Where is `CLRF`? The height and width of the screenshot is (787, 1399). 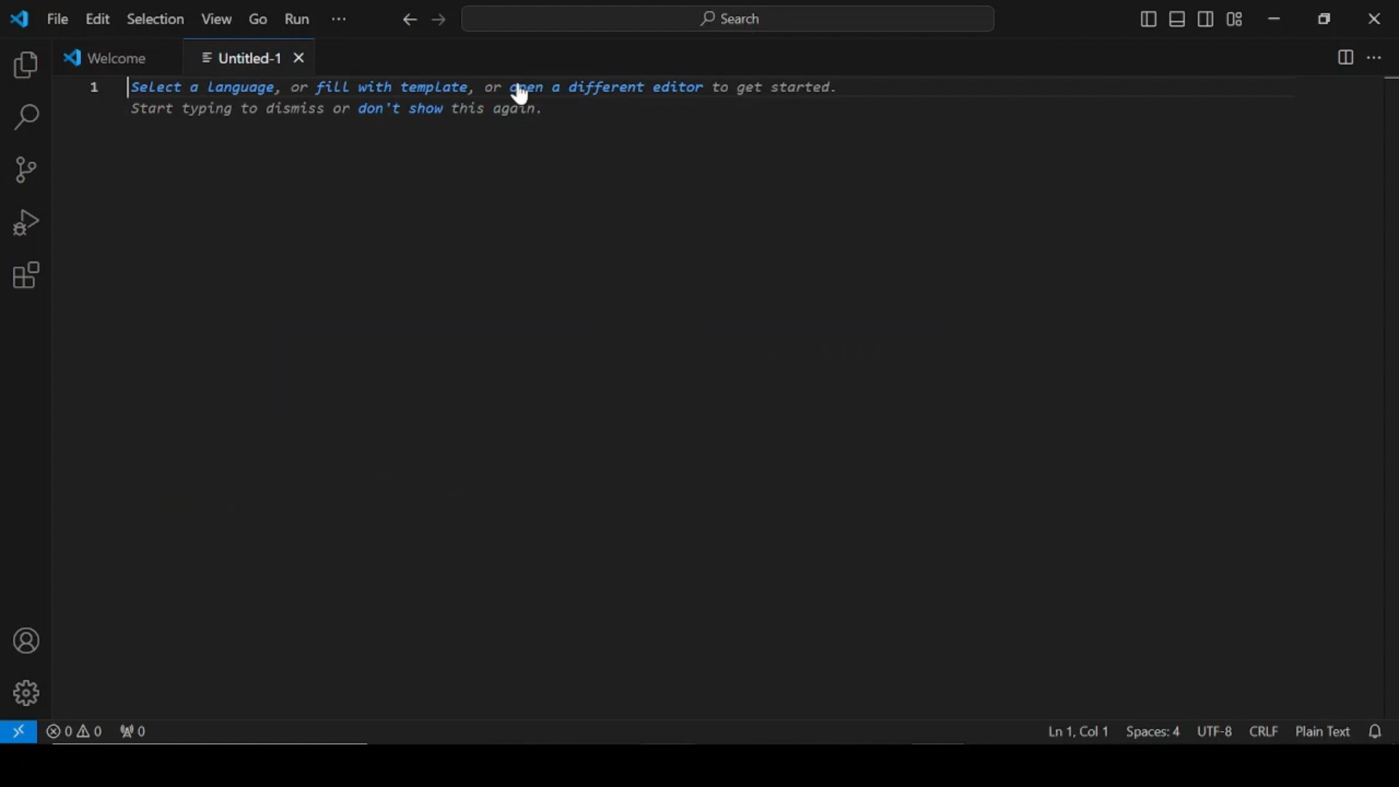 CLRF is located at coordinates (1264, 733).